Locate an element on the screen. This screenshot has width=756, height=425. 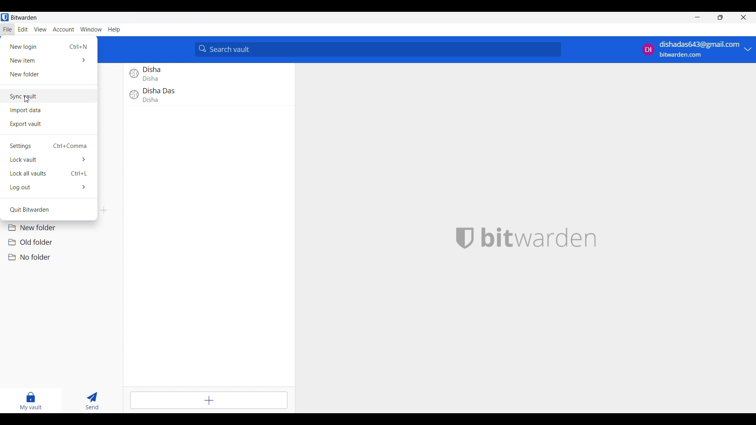
Old folder is located at coordinates (63, 242).